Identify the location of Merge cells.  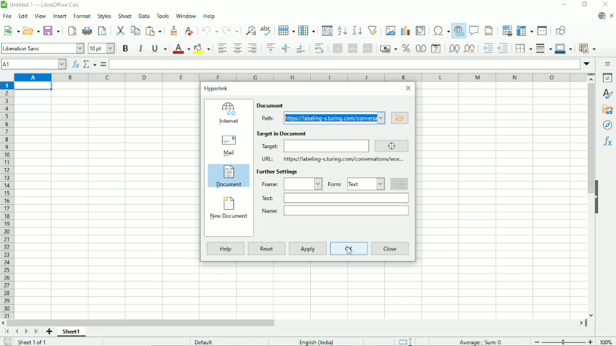
(353, 48).